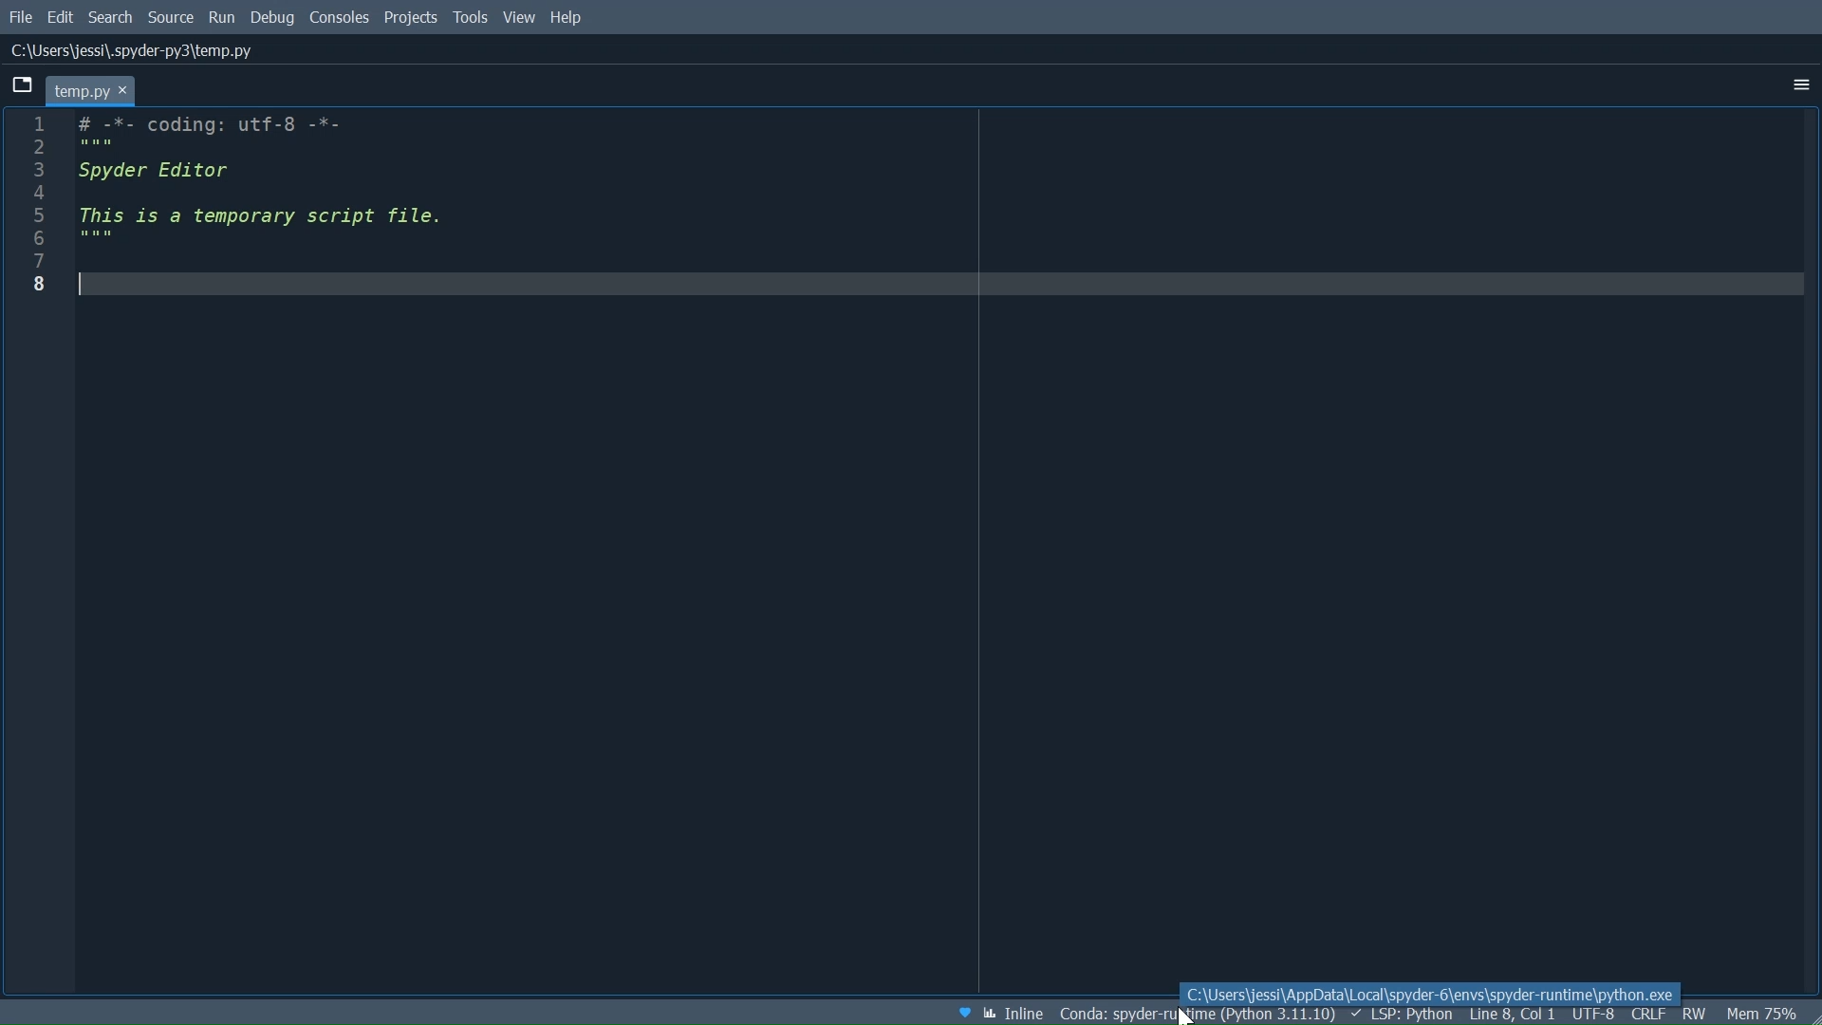 The width and height of the screenshot is (1822, 1025). Describe the element at coordinates (1648, 1016) in the screenshot. I see `File EQL Status` at that location.